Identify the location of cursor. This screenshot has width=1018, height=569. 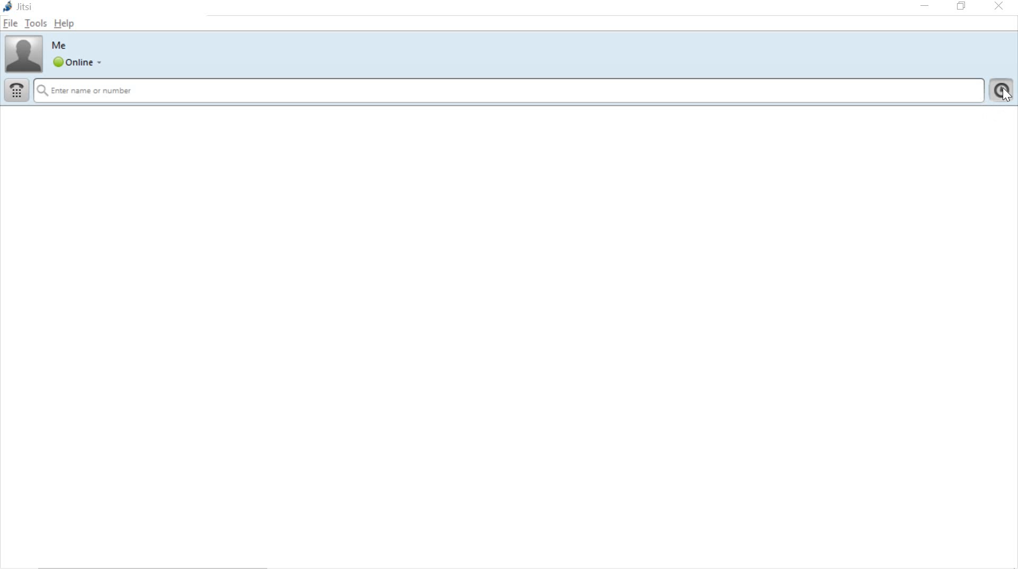
(1008, 95).